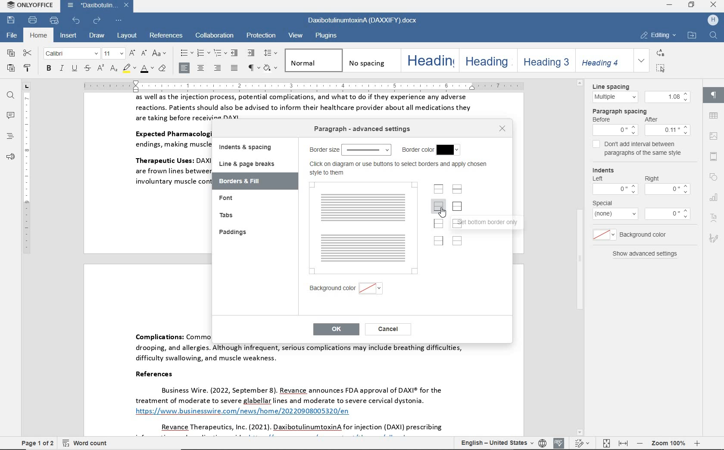 This screenshot has width=724, height=450. Describe the element at coordinates (584, 443) in the screenshot. I see `track changes` at that location.